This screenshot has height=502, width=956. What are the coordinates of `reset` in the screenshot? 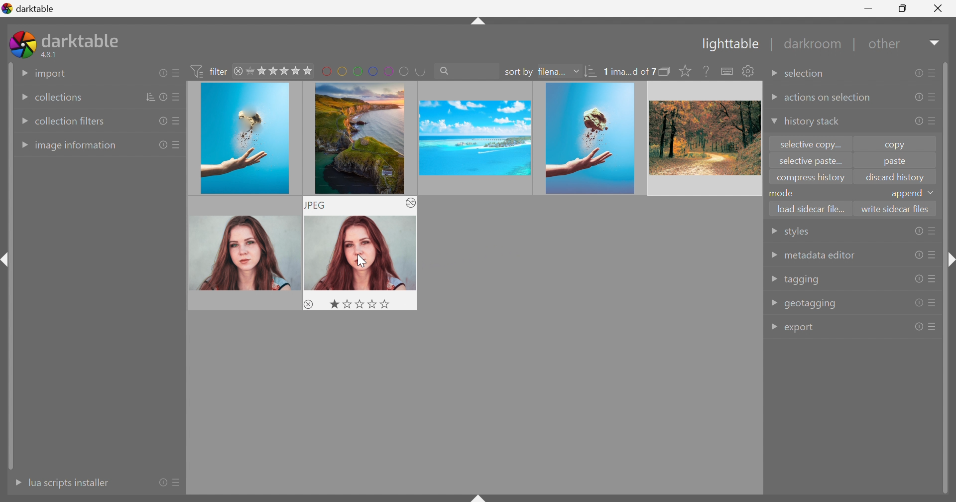 It's located at (160, 122).